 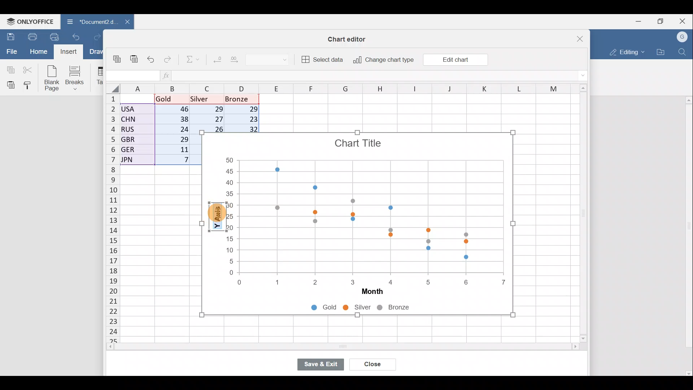 I want to click on Month, so click(x=368, y=293).